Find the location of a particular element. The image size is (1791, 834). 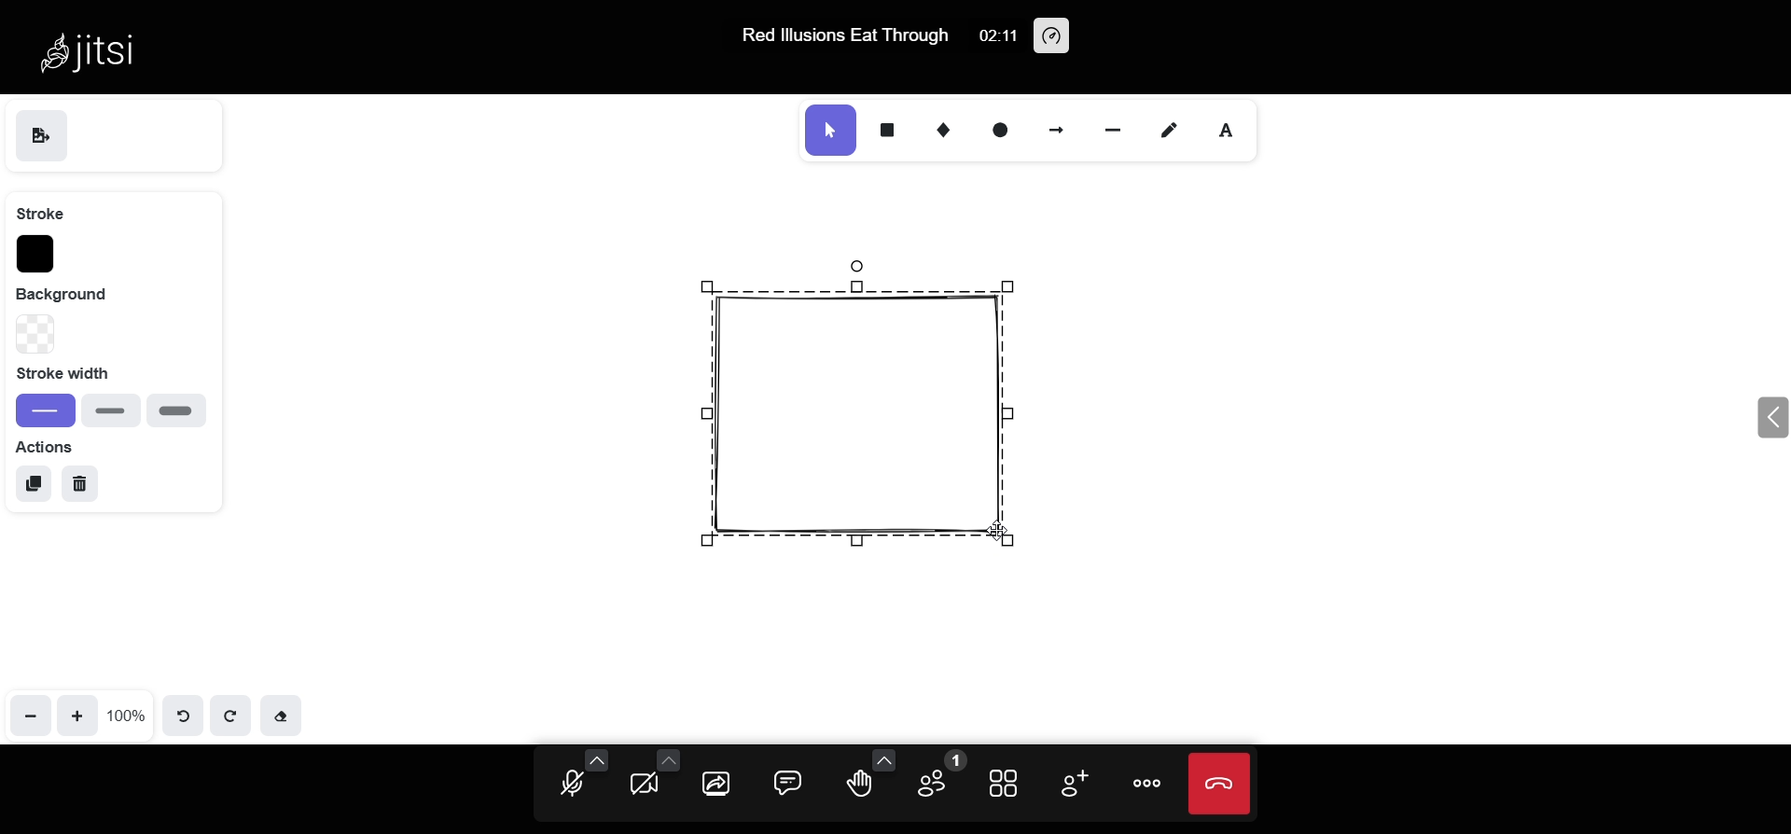

duplicate is located at coordinates (31, 484).